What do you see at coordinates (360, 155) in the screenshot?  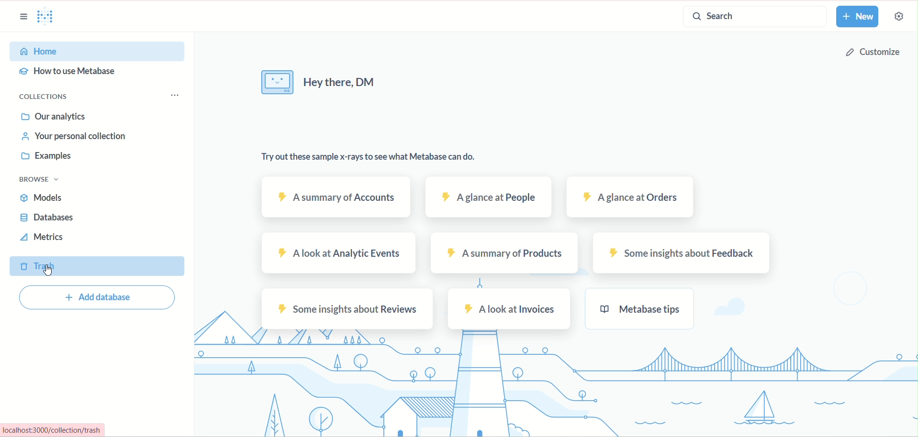 I see `Try out these sample x-rays to see what Metabase can do.` at bounding box center [360, 155].